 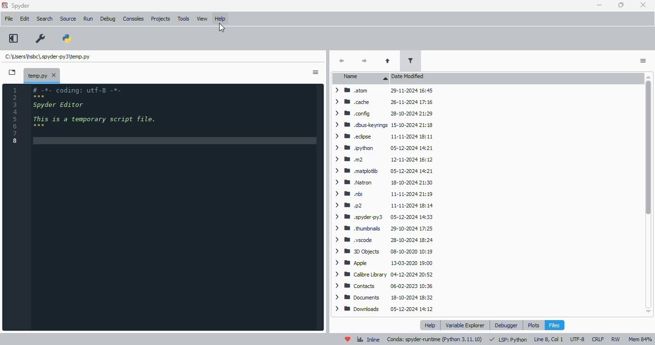 What do you see at coordinates (382, 229) in the screenshot?
I see `> WM thumbnails 29-10-2024 17:25` at bounding box center [382, 229].